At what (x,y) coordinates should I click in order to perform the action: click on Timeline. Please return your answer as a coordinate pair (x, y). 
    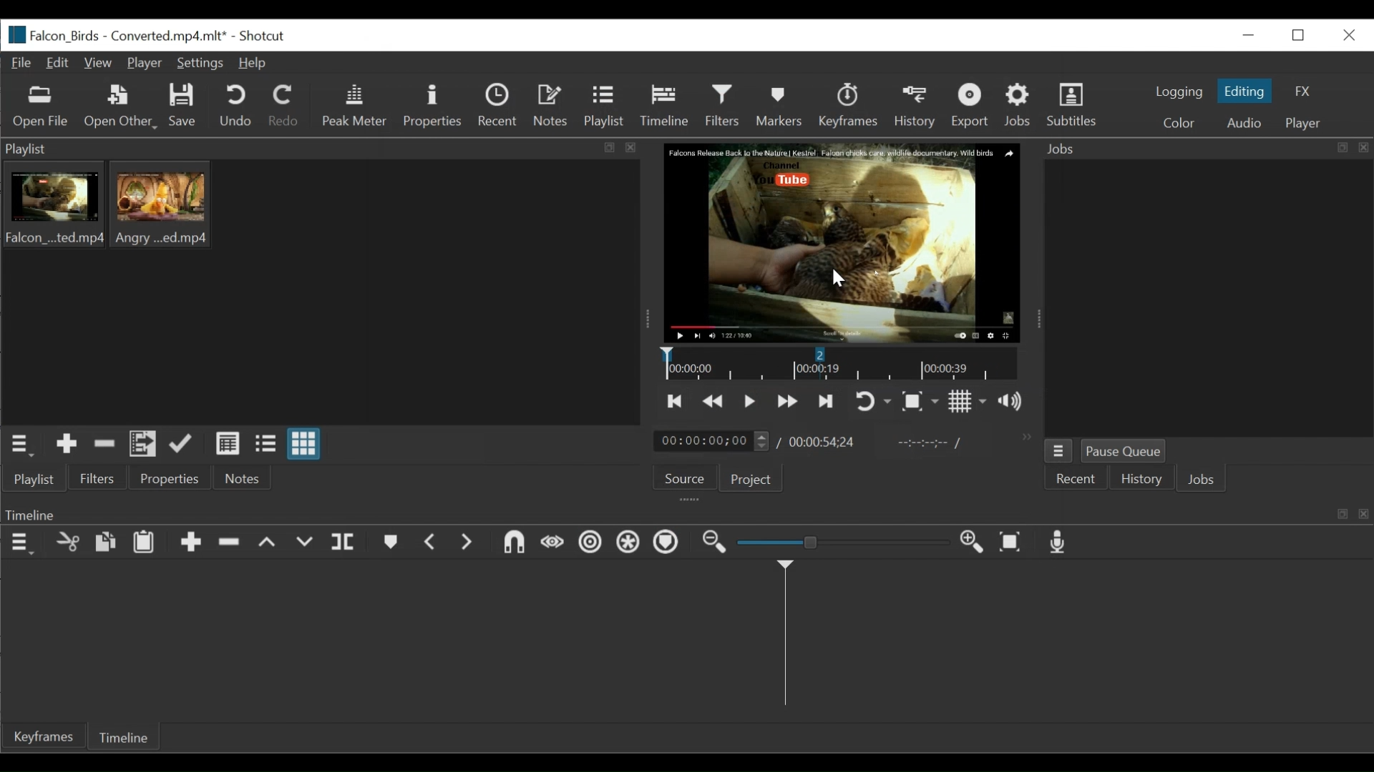
    Looking at the image, I should click on (123, 736).